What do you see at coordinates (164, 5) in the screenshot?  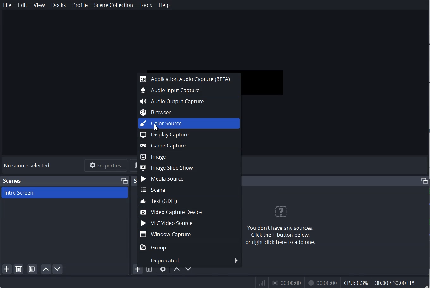 I see `Help` at bounding box center [164, 5].